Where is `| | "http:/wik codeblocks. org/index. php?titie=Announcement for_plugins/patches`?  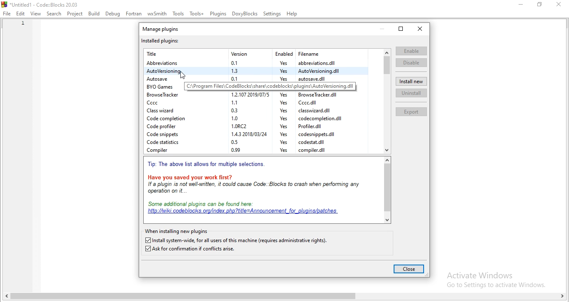 | | "http:/wik codeblocks. org/index. php?titie=Announcement for_plugins/patches is located at coordinates (243, 213).